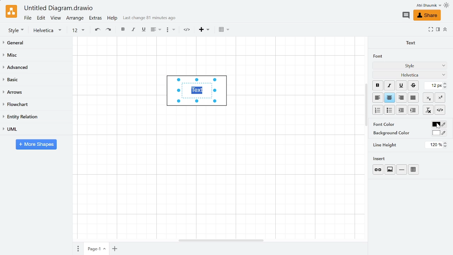 Image resolution: width=453 pixels, height=255 pixels. I want to click on font size, so click(78, 30).